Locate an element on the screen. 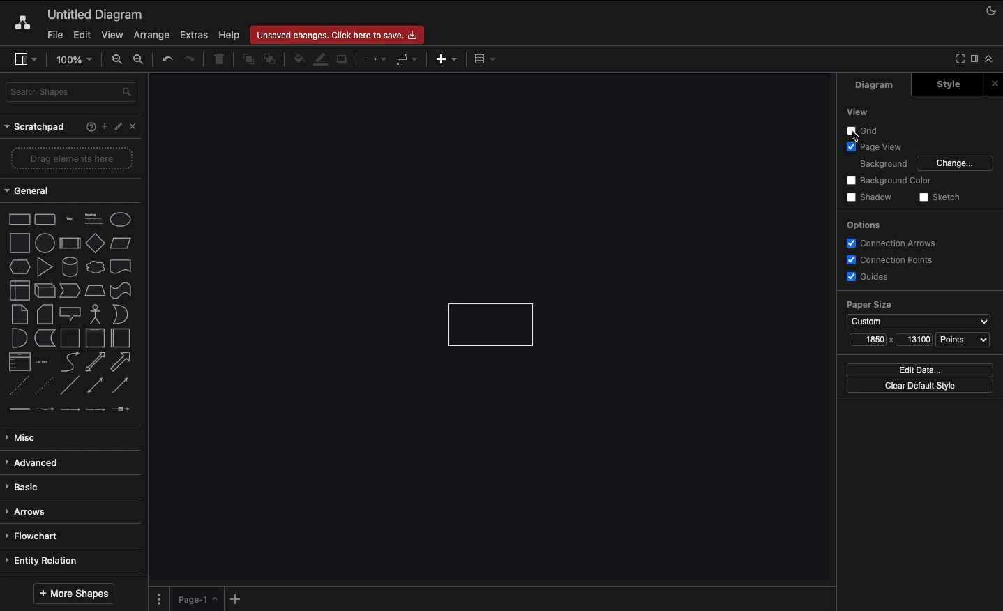  Diagram is located at coordinates (99, 13).